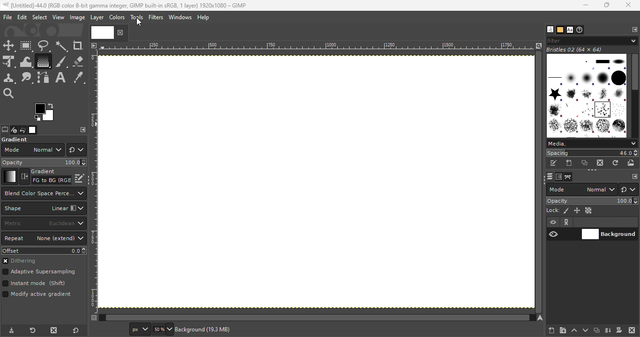 The width and height of the screenshot is (640, 337). What do you see at coordinates (43, 45) in the screenshot?
I see `Free select tool` at bounding box center [43, 45].